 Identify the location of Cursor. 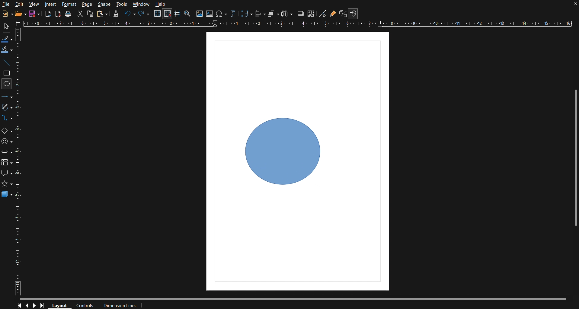
(320, 186).